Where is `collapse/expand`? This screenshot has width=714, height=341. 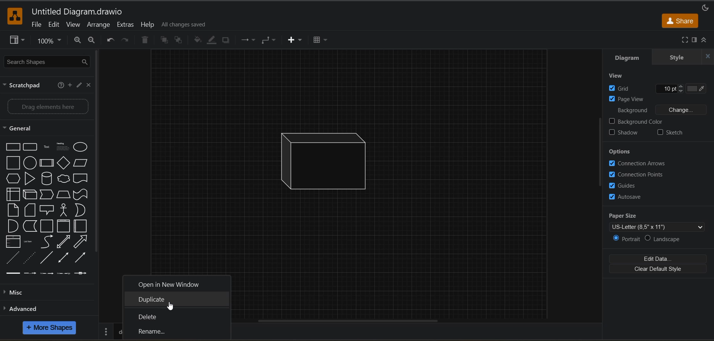
collapse/expand is located at coordinates (705, 40).